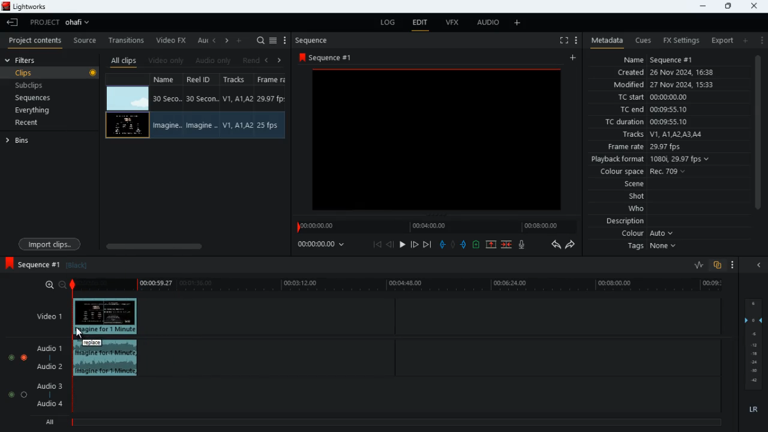 Image resolution: width=768 pixels, height=432 pixels. Describe the element at coordinates (52, 243) in the screenshot. I see `import clips` at that location.